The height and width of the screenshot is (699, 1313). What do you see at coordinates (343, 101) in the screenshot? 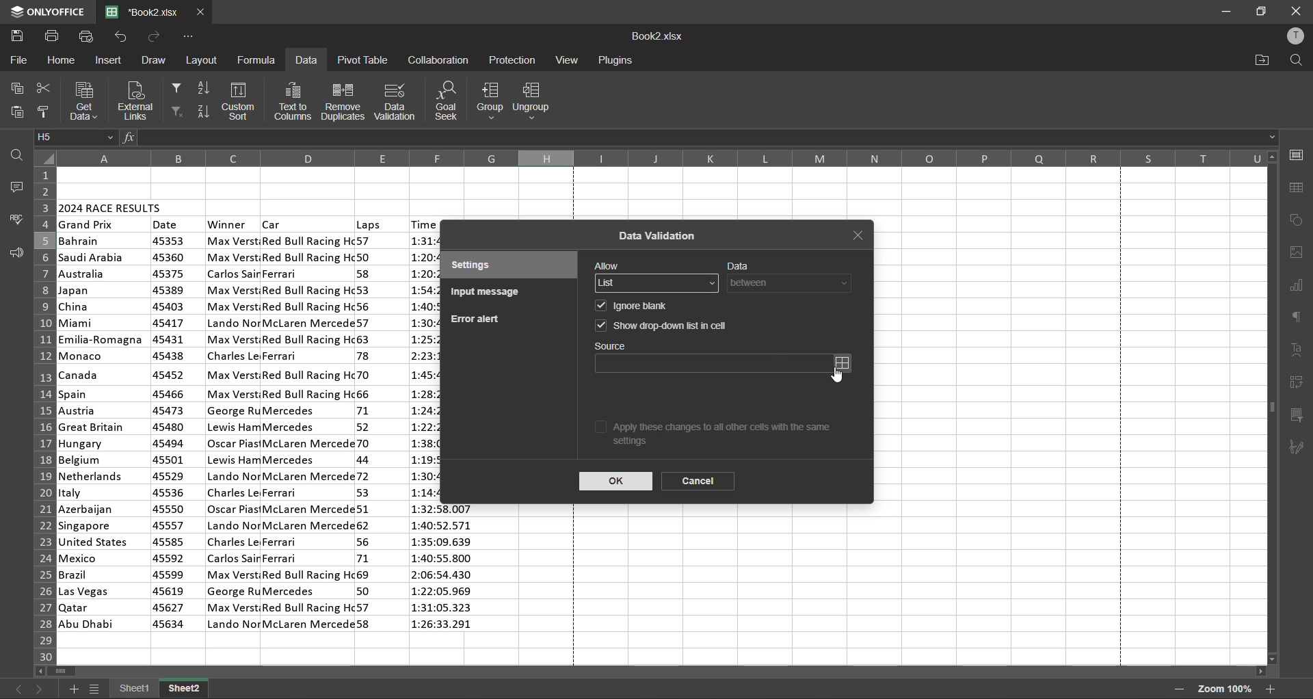
I see `remove duplicates` at bounding box center [343, 101].